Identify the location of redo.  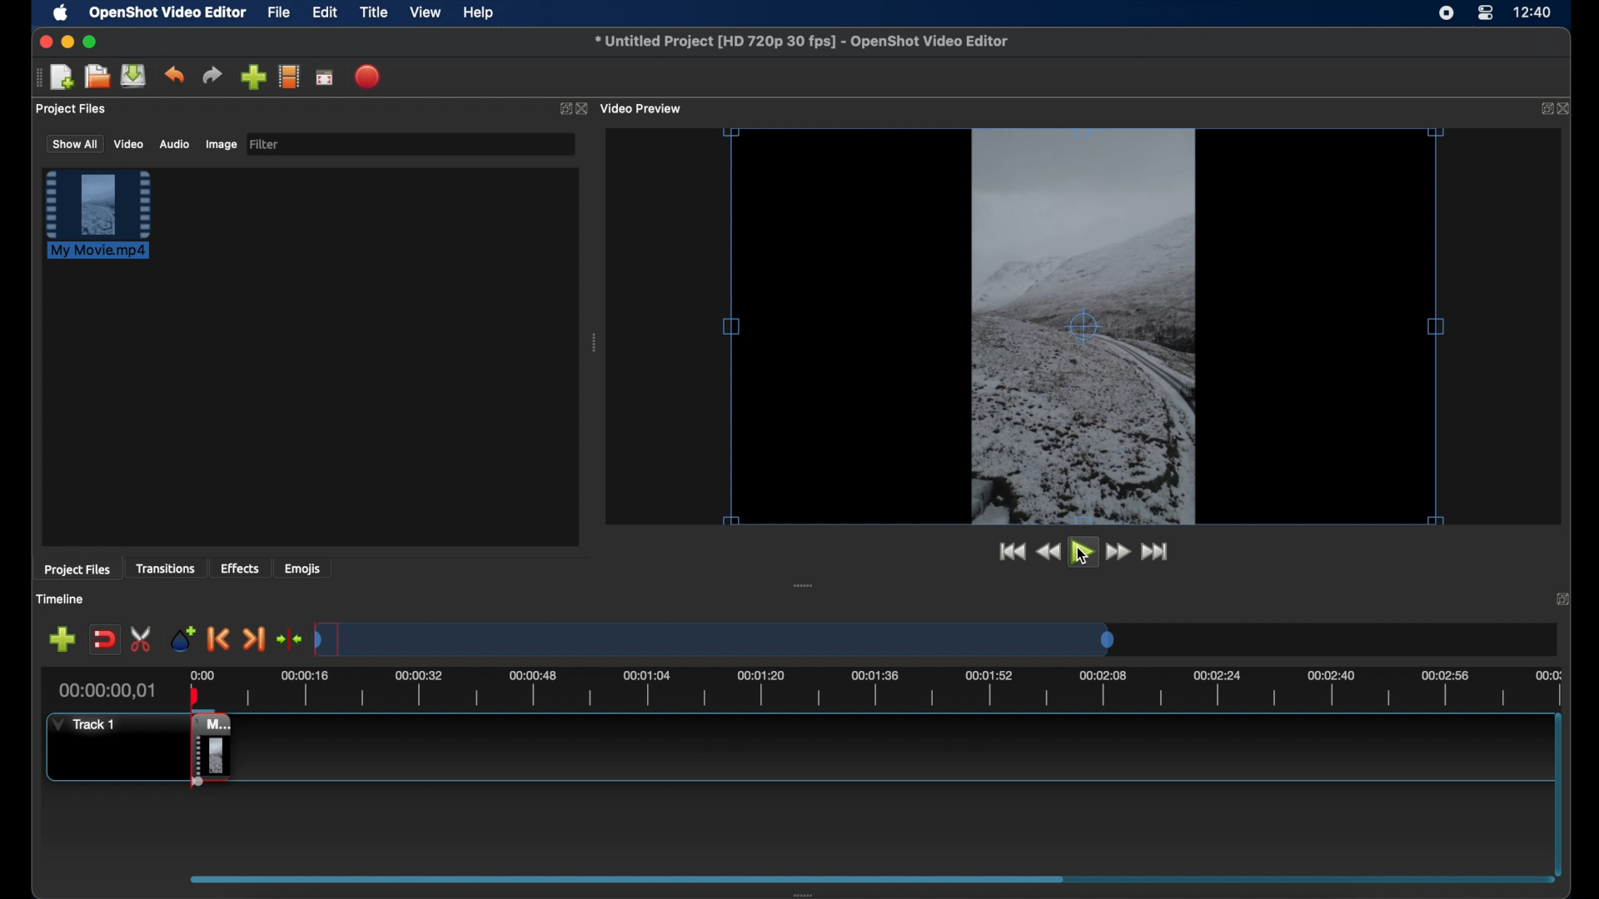
(212, 76).